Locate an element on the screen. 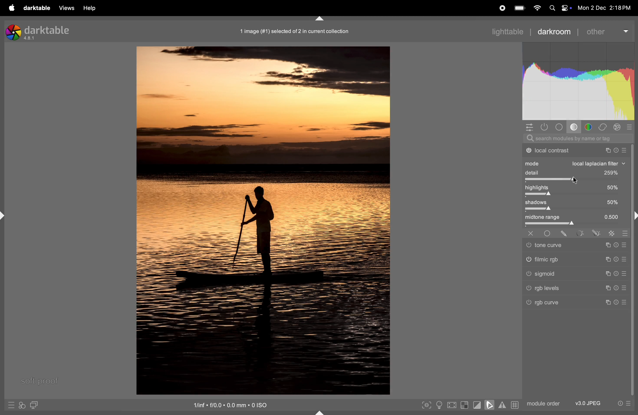 The width and height of the screenshot is (638, 415). iso is located at coordinates (228, 404).